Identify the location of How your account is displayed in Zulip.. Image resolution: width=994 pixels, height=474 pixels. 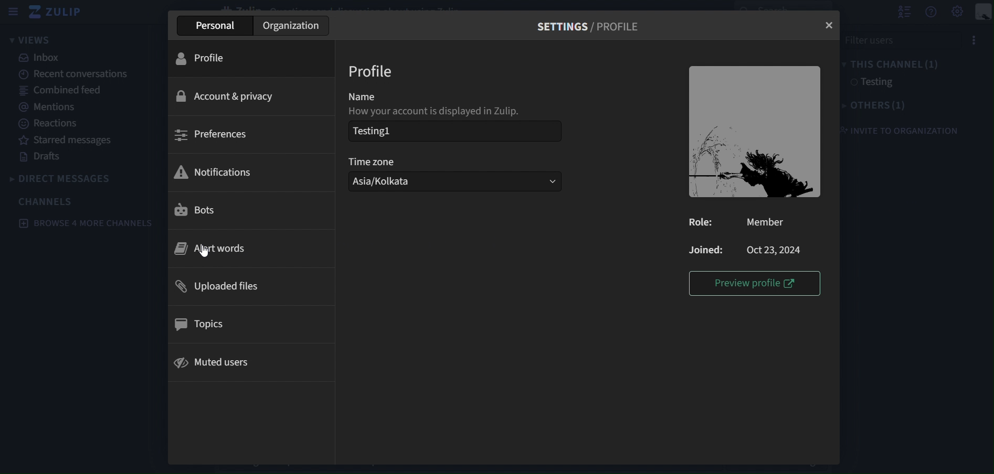
(441, 112).